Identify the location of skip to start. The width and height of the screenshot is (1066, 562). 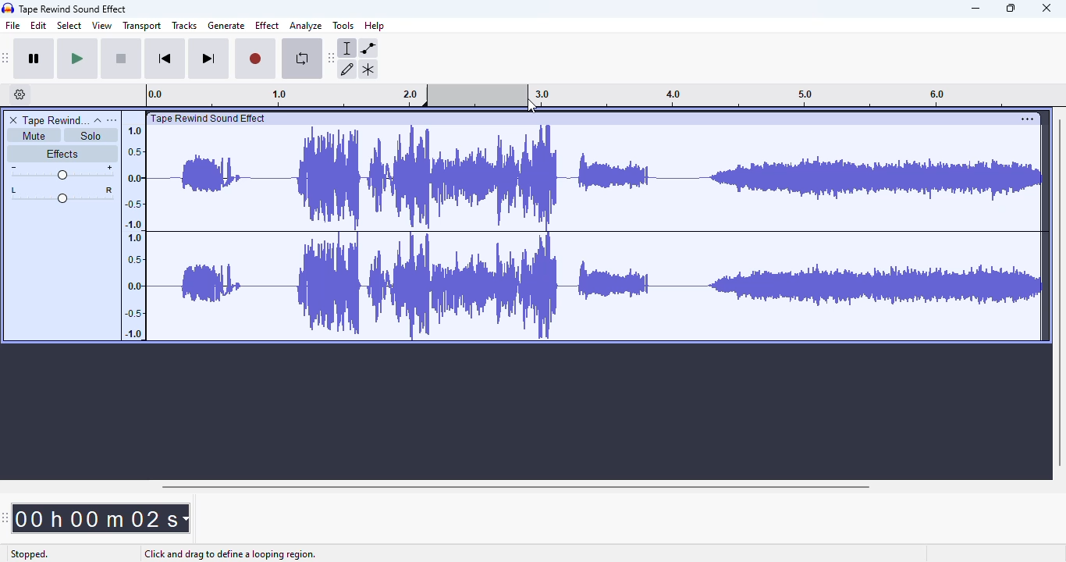
(165, 59).